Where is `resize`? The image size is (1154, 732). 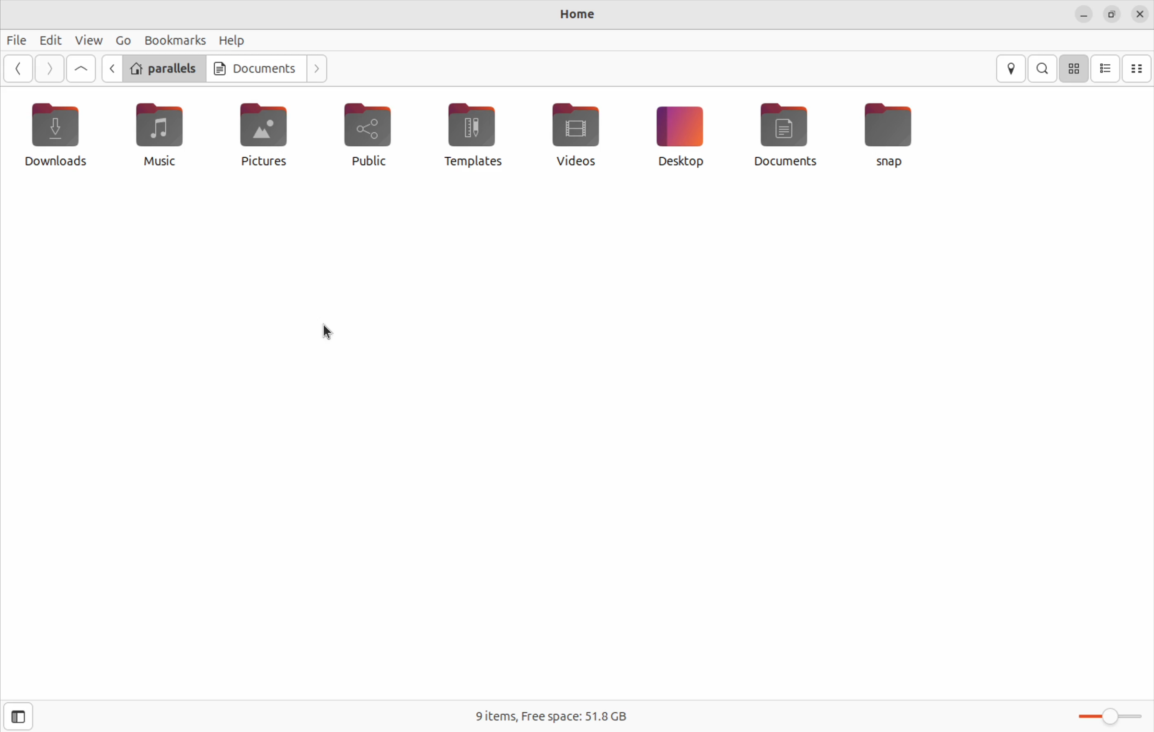
resize is located at coordinates (1111, 14).